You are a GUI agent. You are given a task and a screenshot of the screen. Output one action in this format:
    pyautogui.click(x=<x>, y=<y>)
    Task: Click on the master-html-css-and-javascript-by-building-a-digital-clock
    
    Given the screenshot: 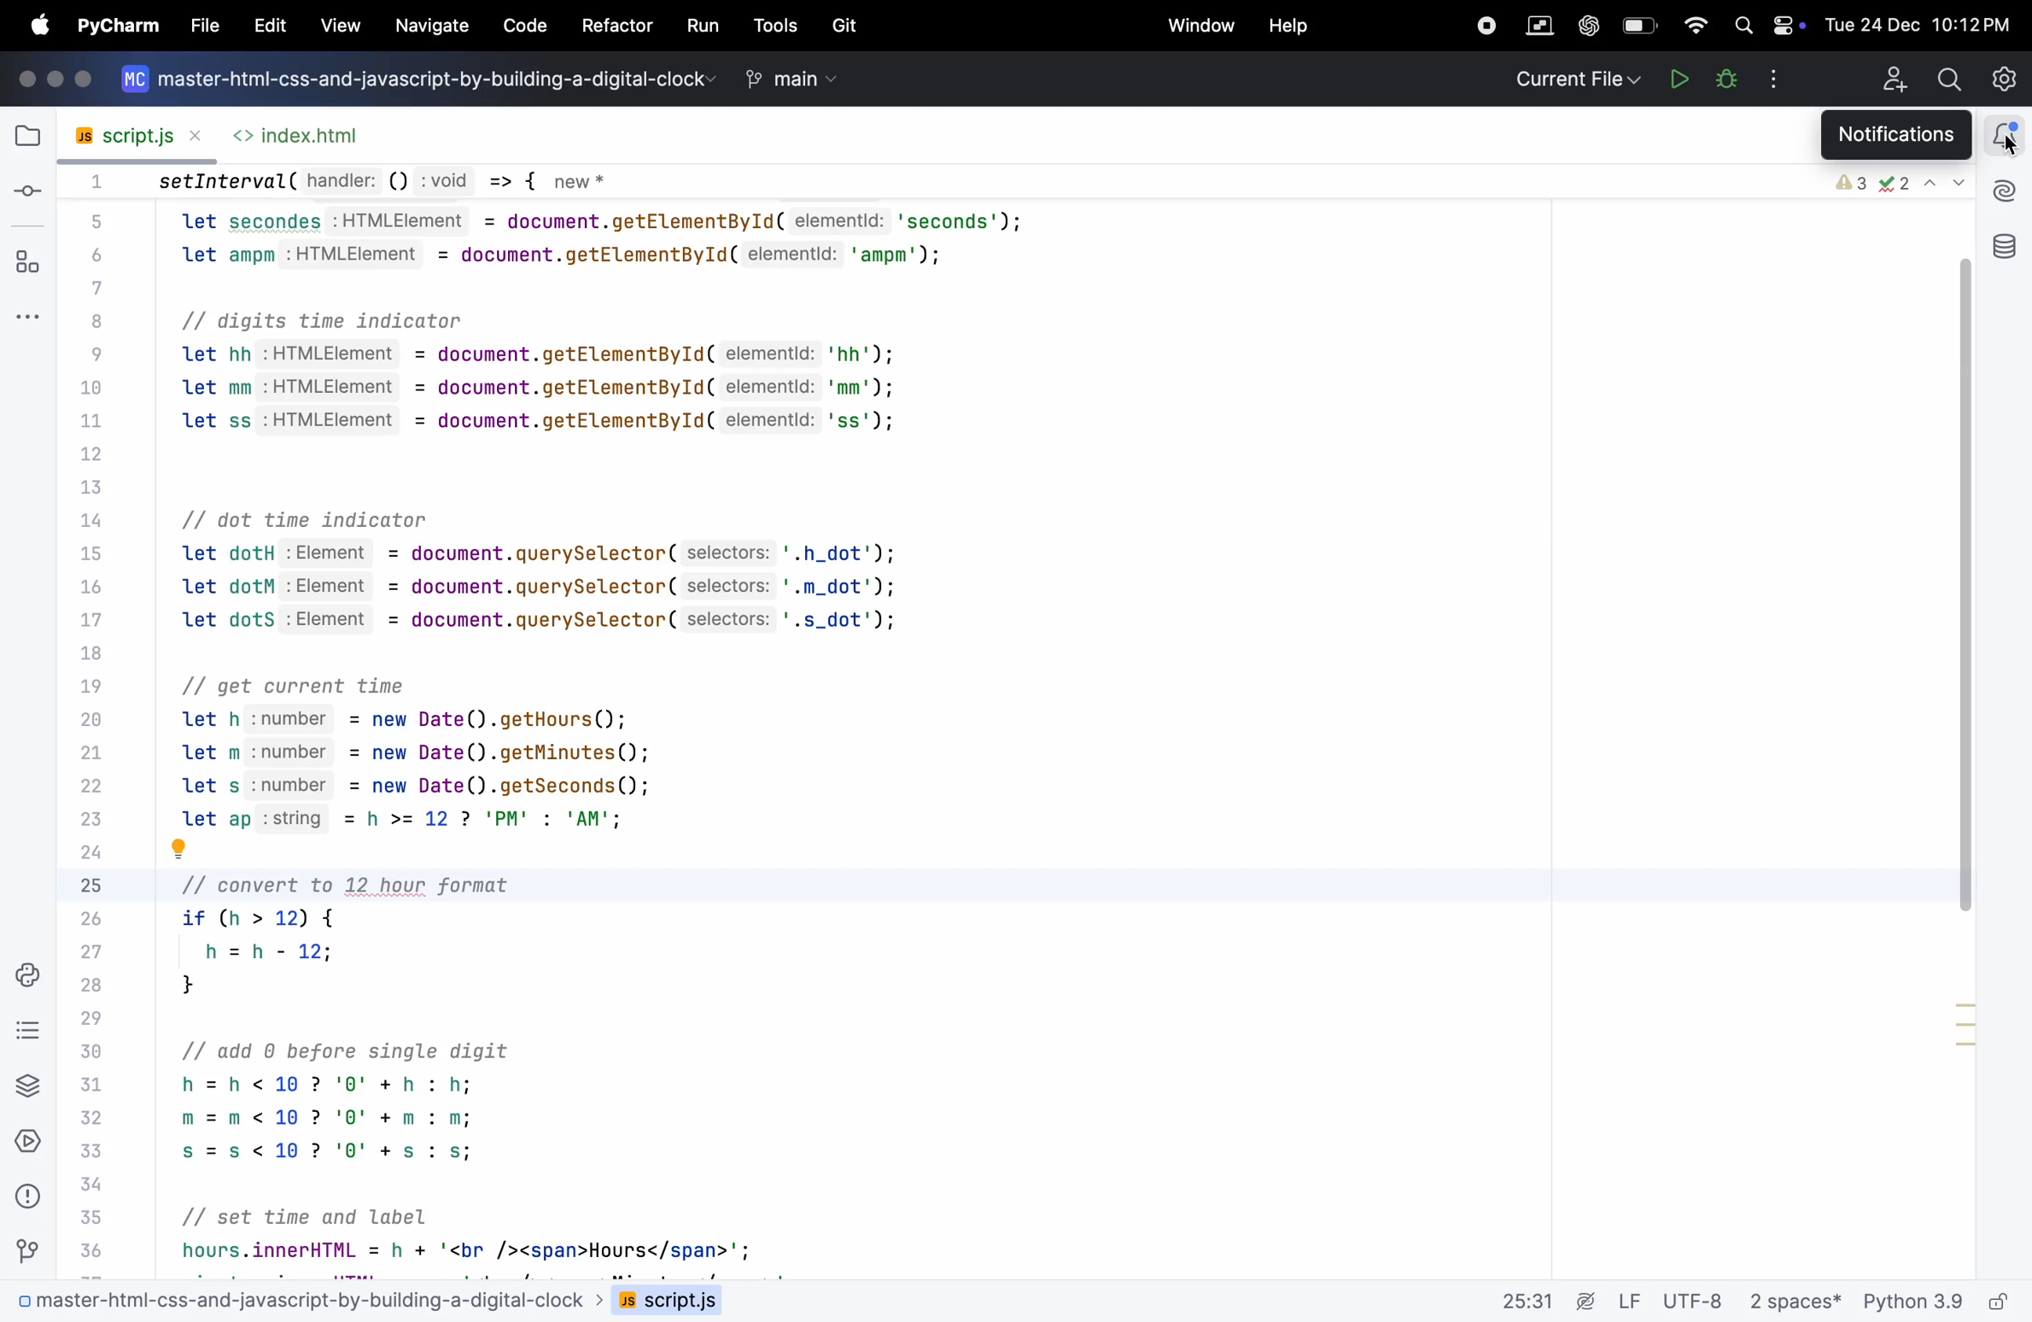 What is the action you would take?
    pyautogui.click(x=438, y=80)
    